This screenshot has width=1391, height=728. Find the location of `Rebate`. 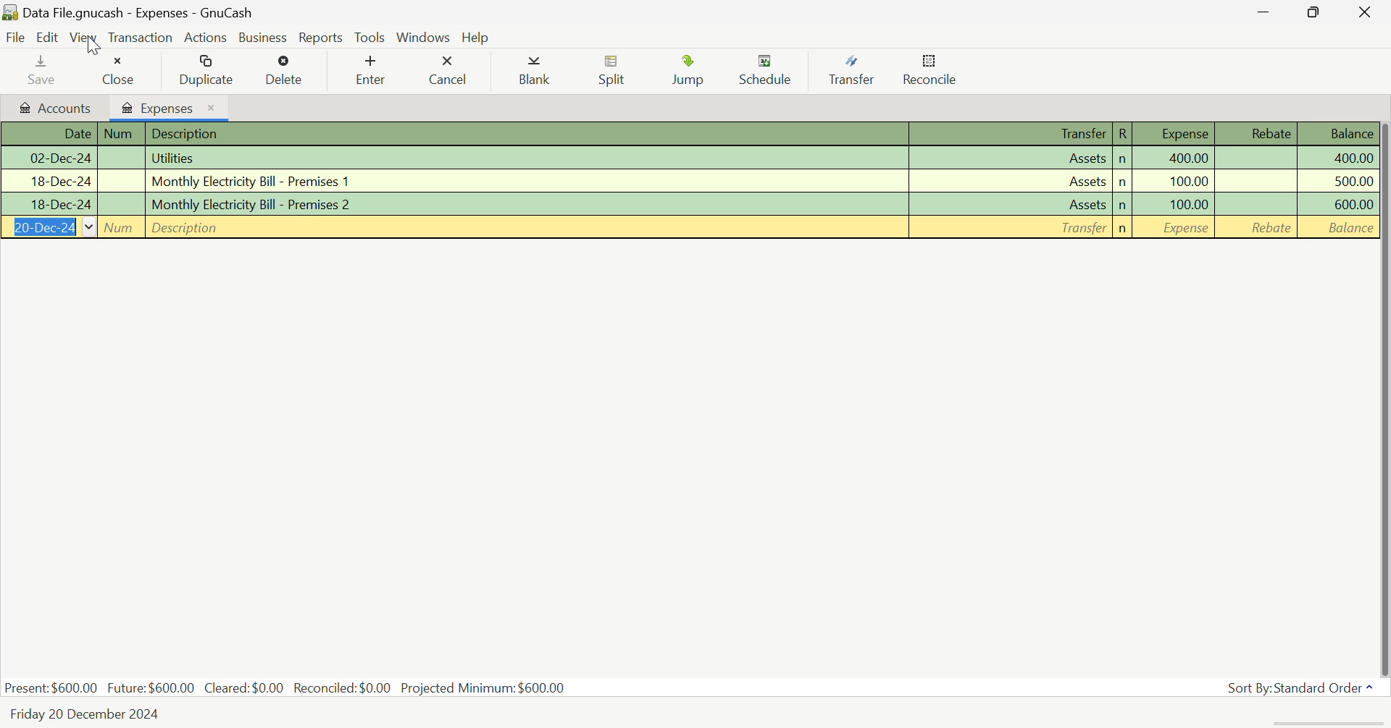

Rebate is located at coordinates (1256, 227).